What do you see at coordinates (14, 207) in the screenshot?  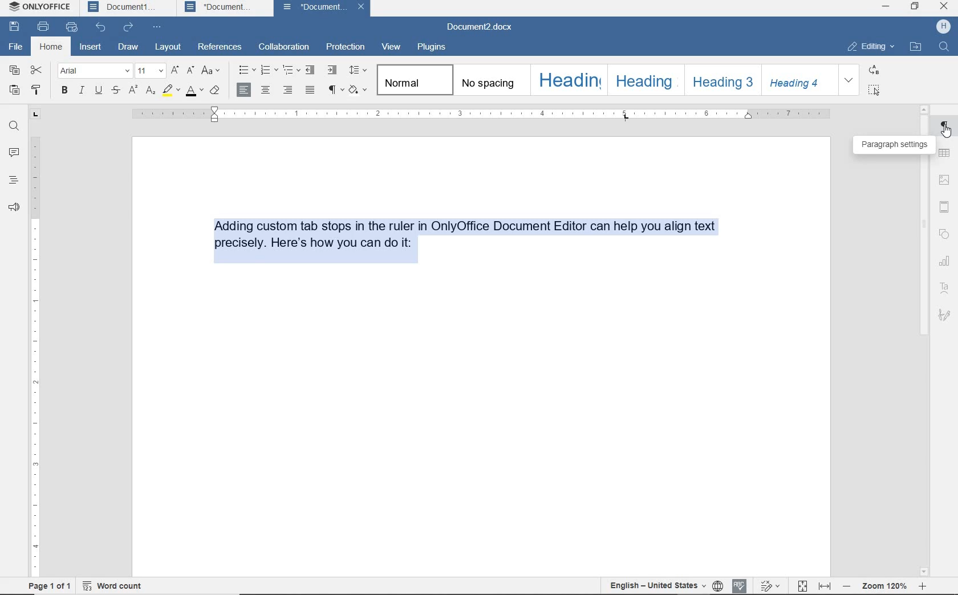 I see `feedback & support` at bounding box center [14, 207].